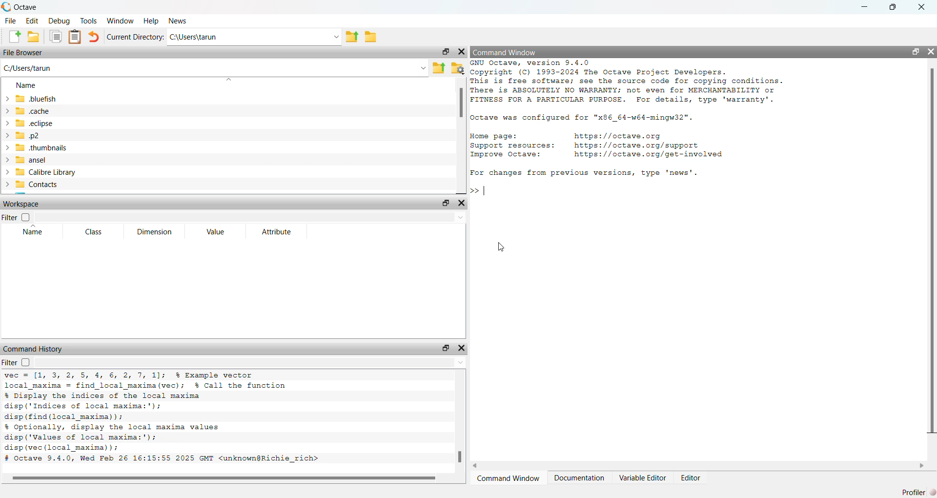 Image resolution: width=937 pixels, height=498 pixels. I want to click on .eclipse, so click(38, 123).